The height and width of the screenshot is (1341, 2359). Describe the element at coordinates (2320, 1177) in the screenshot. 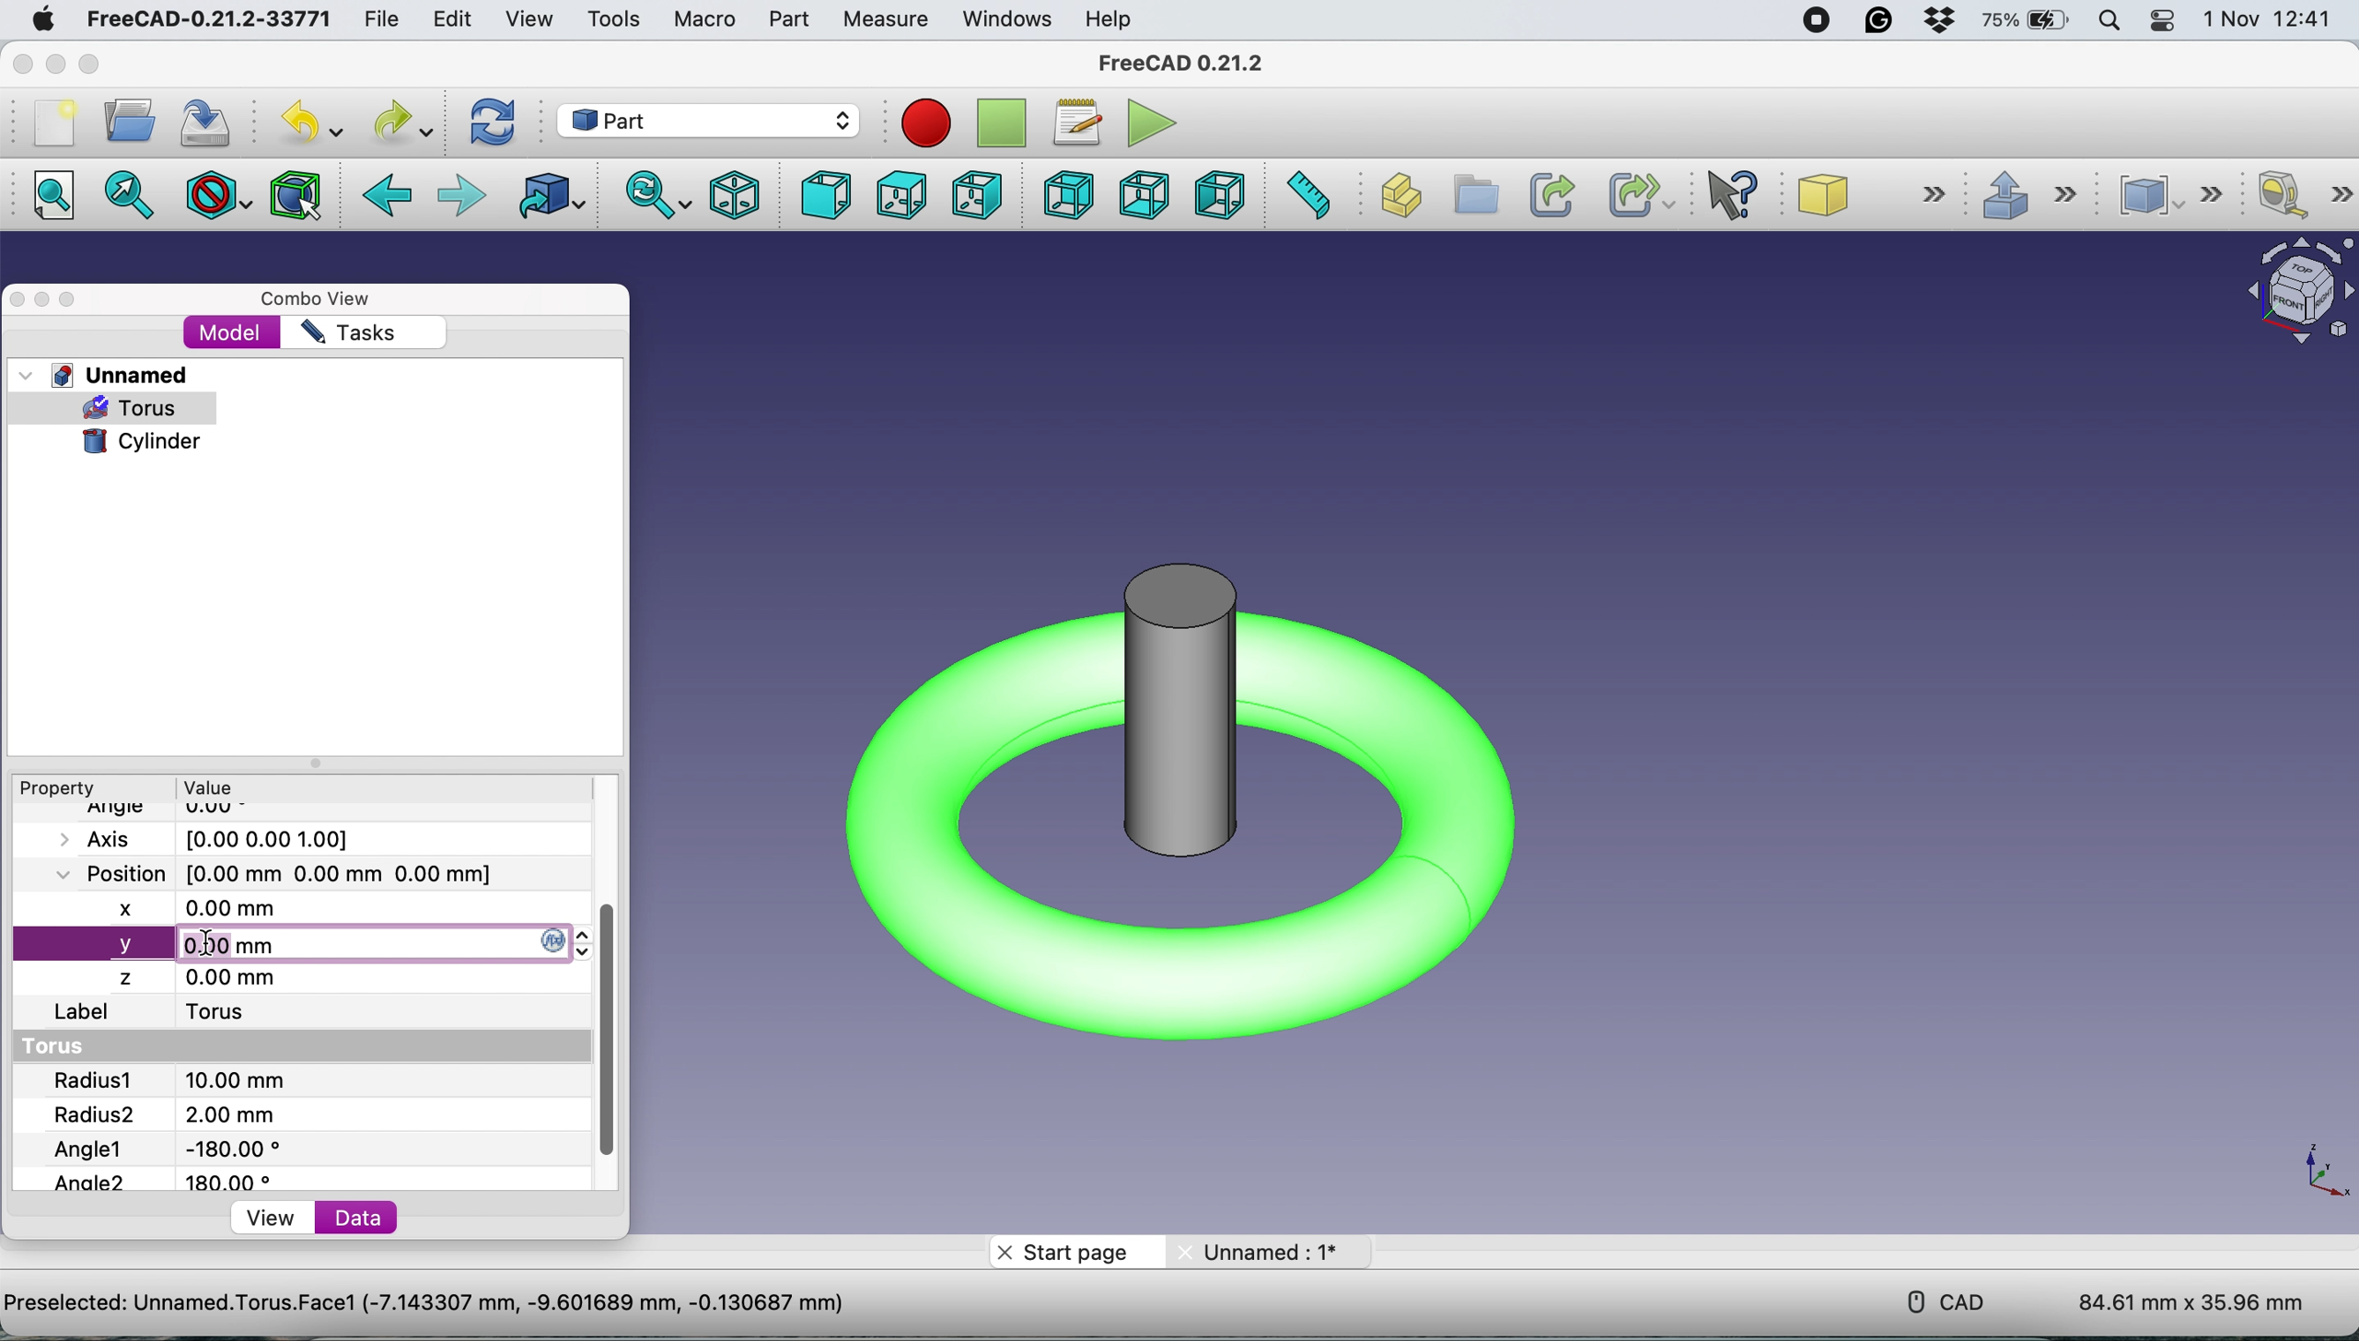

I see `xy coordinate` at that location.